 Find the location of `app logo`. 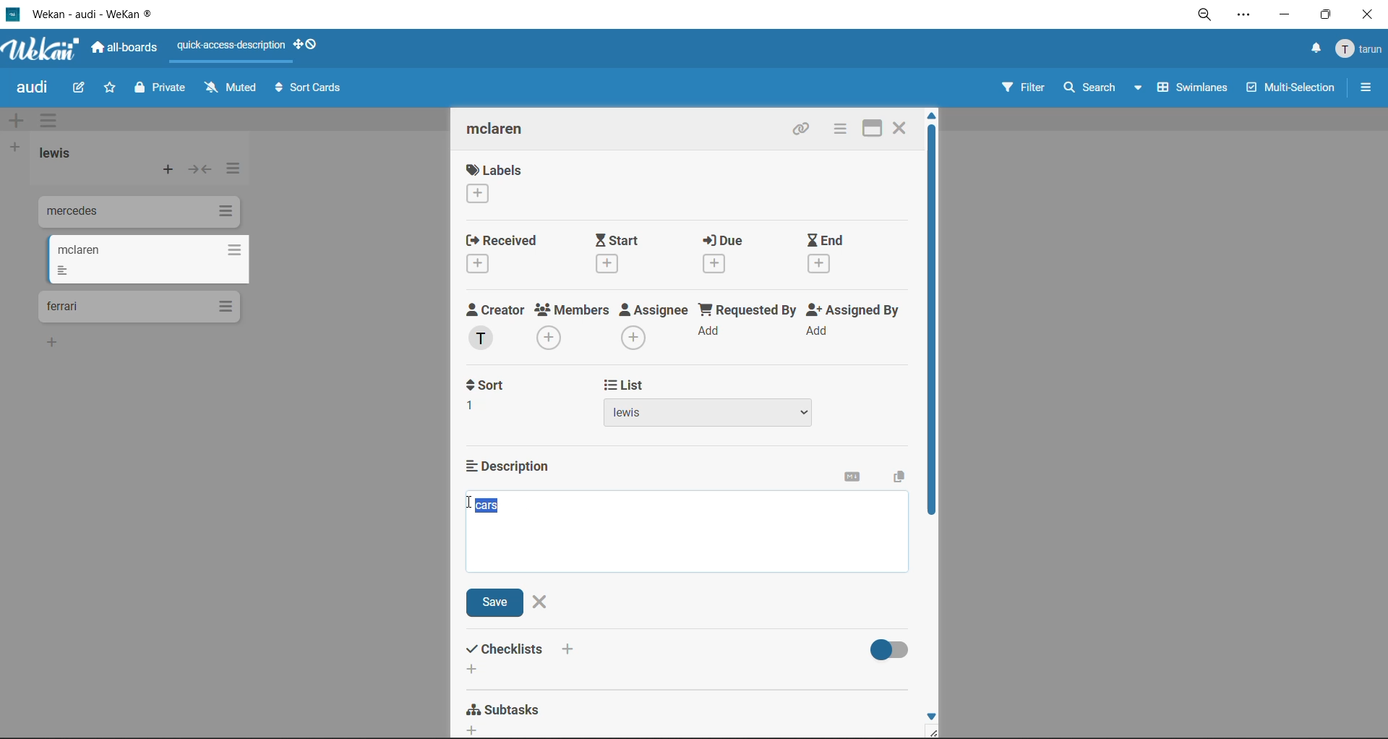

app logo is located at coordinates (43, 51).